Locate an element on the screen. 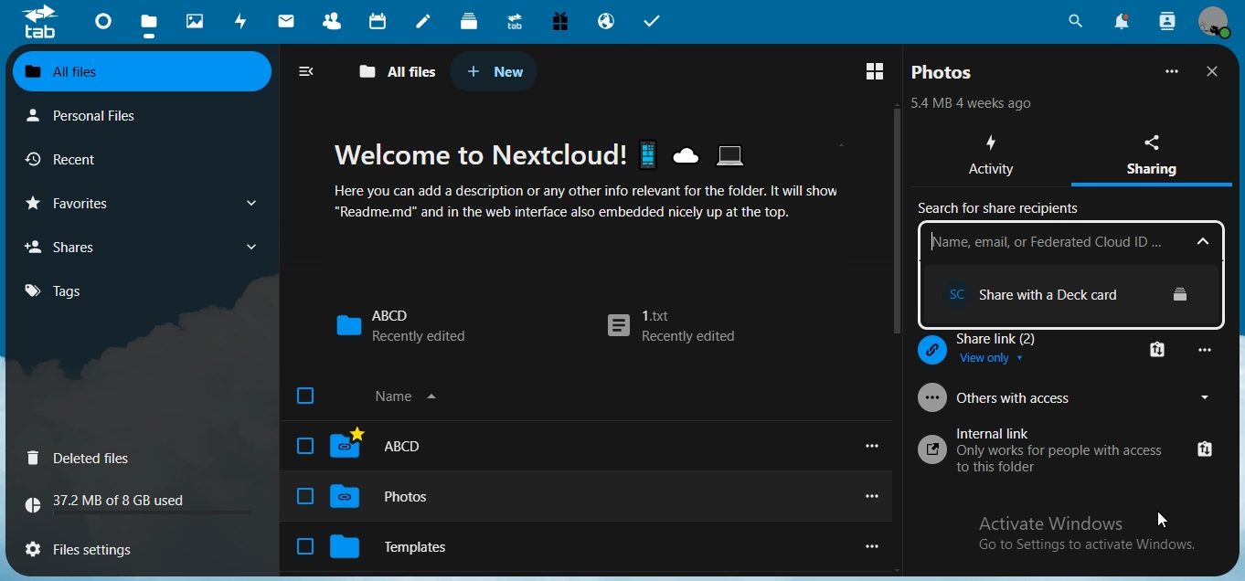  calendar is located at coordinates (380, 21).